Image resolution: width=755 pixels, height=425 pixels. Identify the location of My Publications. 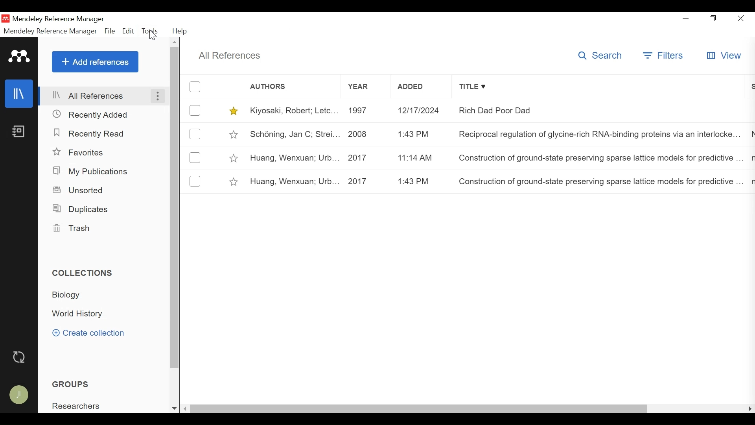
(90, 172).